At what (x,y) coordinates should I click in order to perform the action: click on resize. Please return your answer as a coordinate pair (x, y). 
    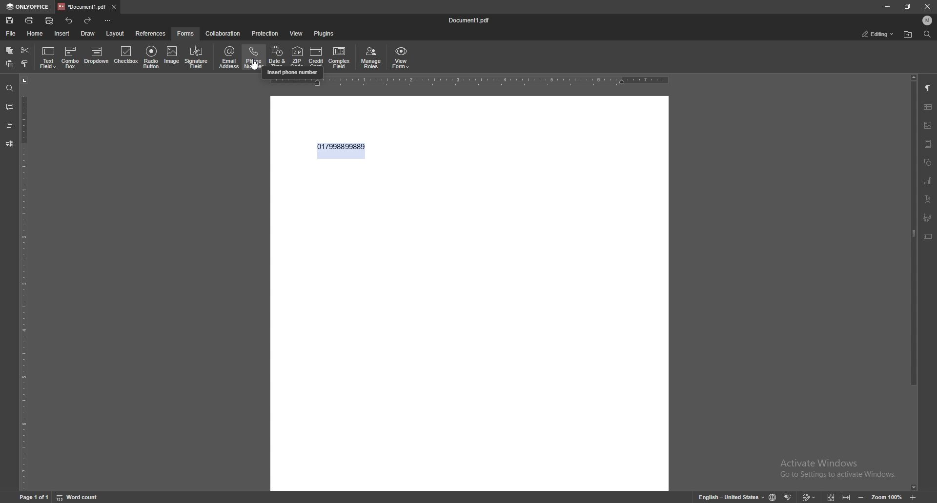
    Looking at the image, I should click on (909, 7).